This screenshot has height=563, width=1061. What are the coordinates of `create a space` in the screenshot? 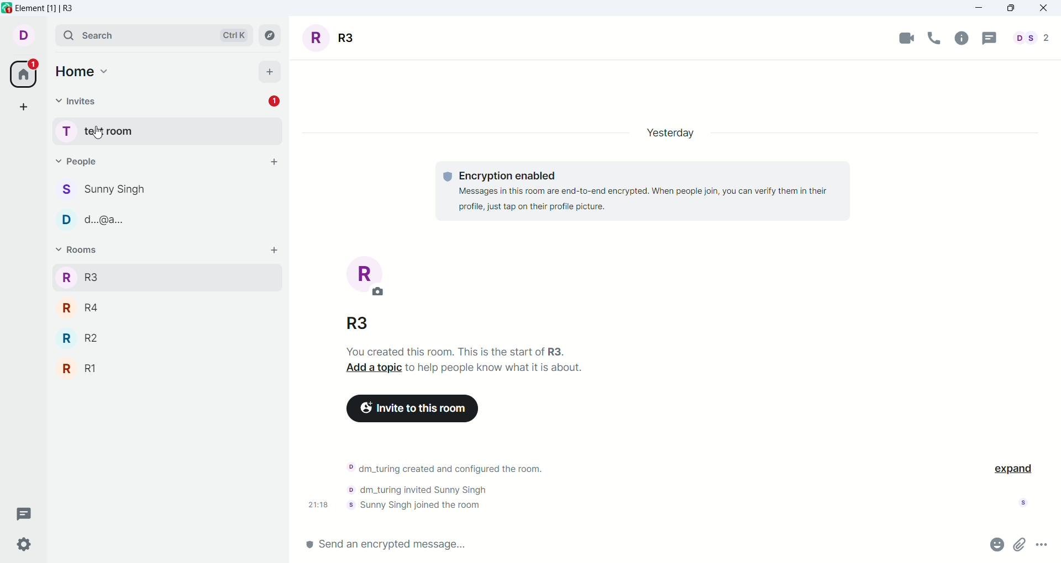 It's located at (24, 106).